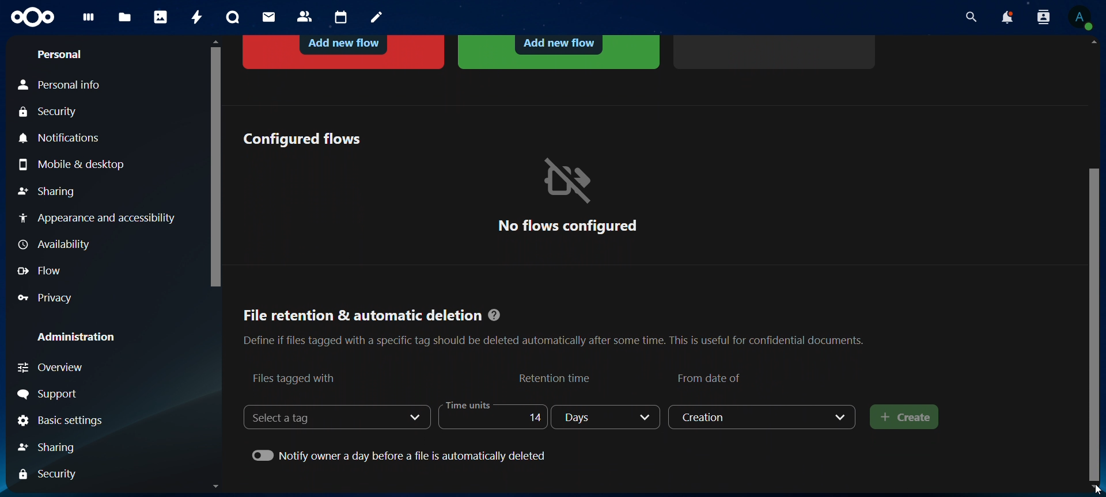  Describe the element at coordinates (63, 139) in the screenshot. I see `notifications` at that location.